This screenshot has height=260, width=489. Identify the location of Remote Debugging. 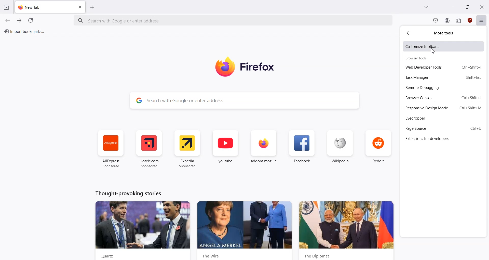
(432, 88).